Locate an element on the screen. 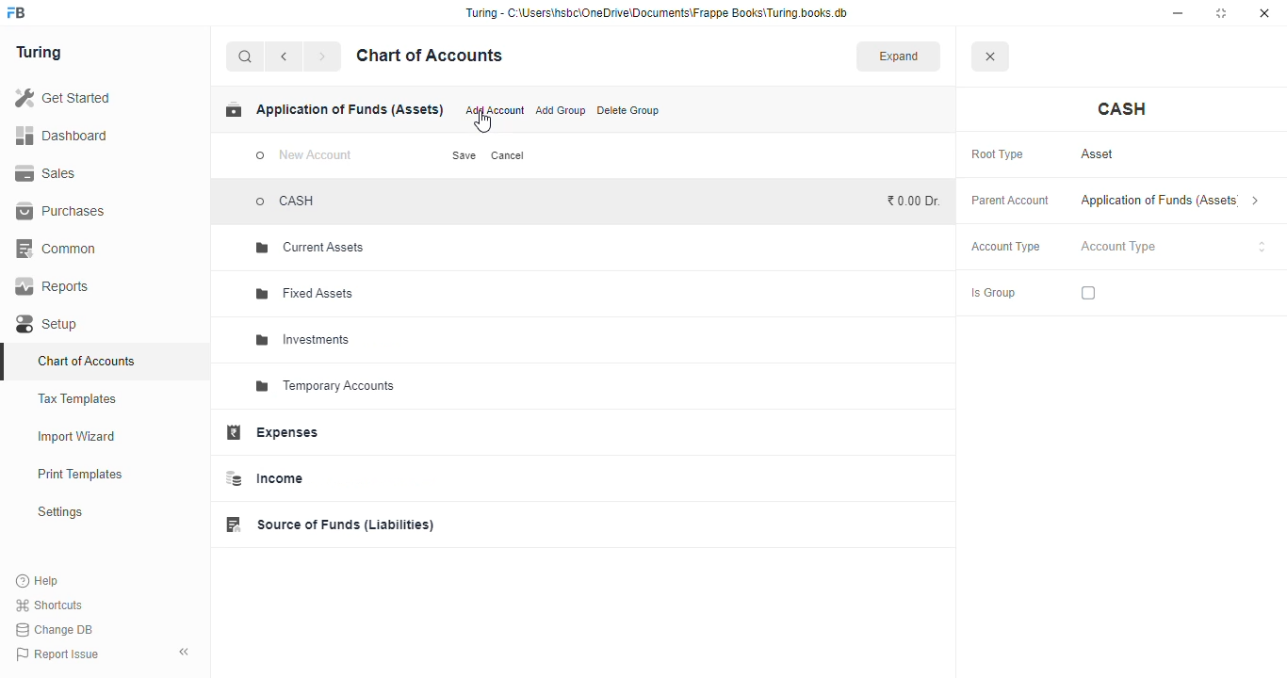  settings is located at coordinates (59, 511).